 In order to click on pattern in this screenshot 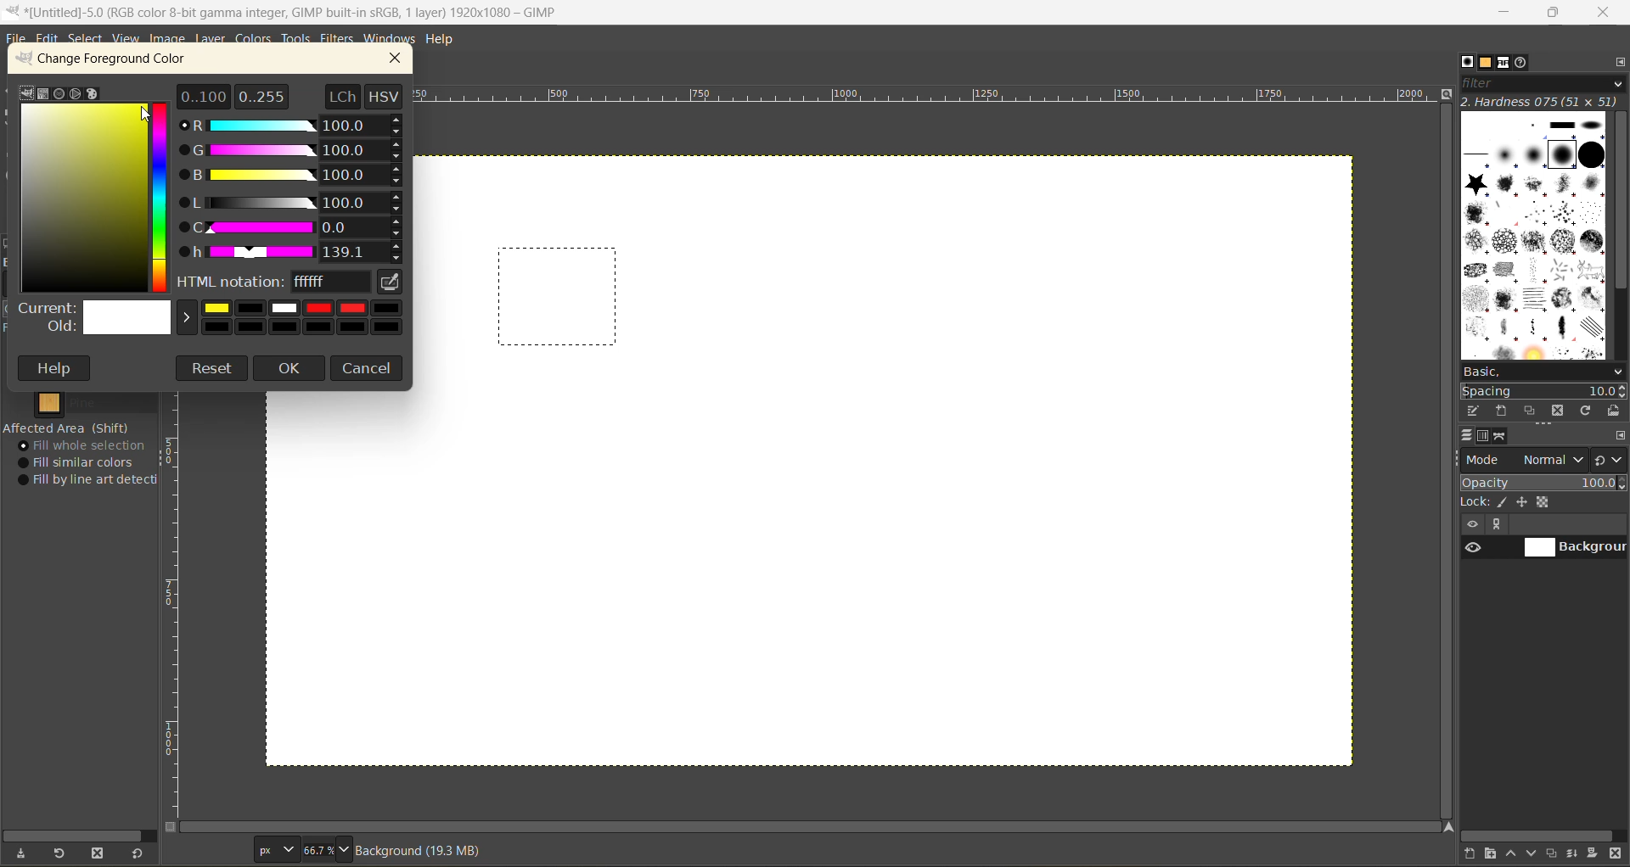, I will do `click(91, 403)`.